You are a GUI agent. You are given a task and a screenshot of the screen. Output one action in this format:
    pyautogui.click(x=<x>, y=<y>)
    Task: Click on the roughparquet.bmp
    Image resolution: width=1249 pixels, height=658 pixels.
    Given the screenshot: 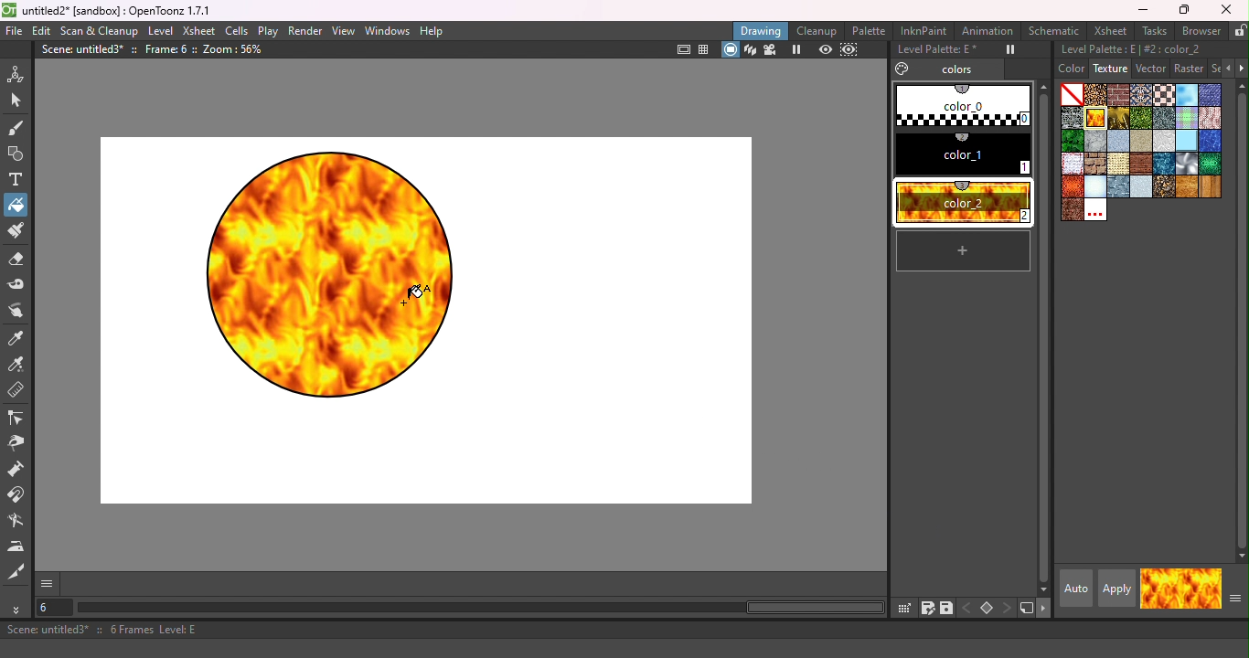 What is the action you would take?
    pyautogui.click(x=1142, y=164)
    